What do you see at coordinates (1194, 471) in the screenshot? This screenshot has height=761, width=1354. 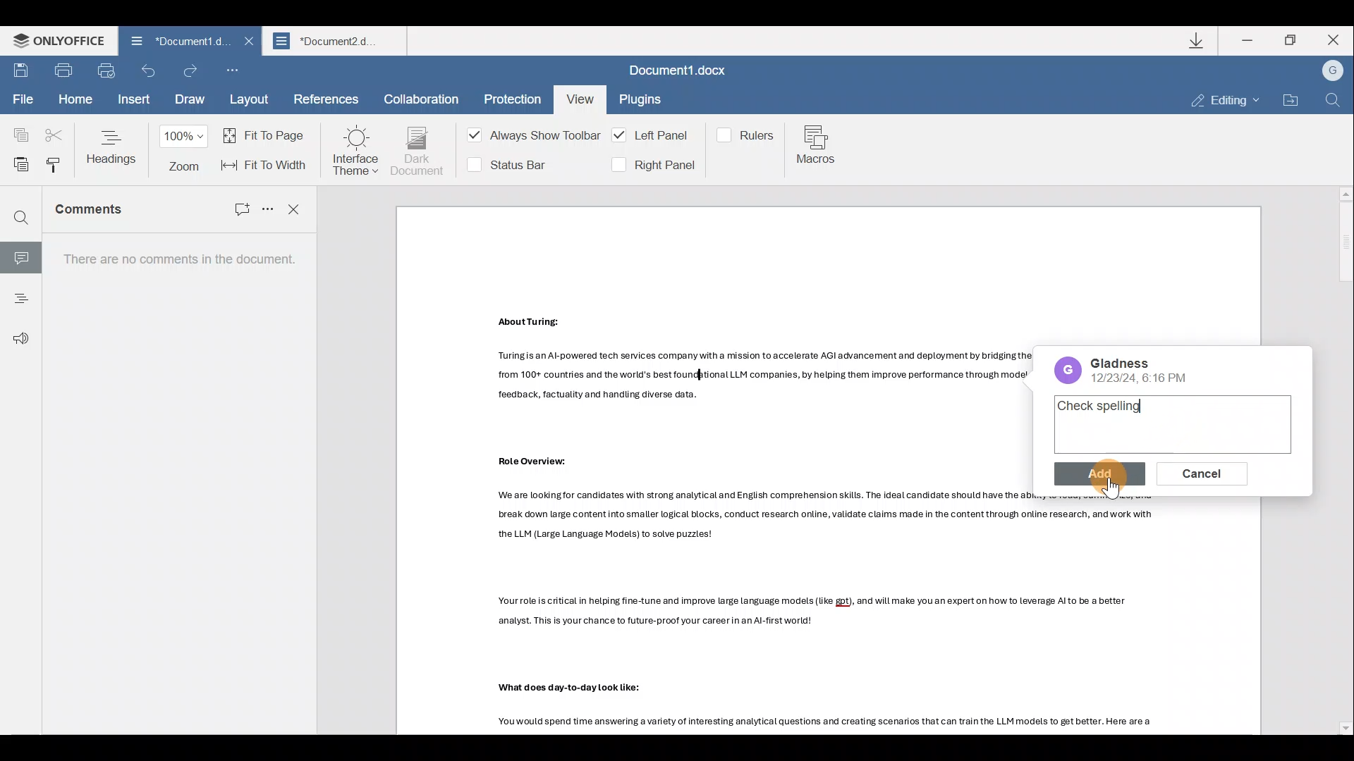 I see `Cancel` at bounding box center [1194, 471].